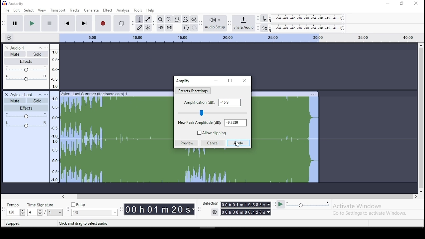 This screenshot has height=239, width=425. What do you see at coordinates (215, 81) in the screenshot?
I see `minimize` at bounding box center [215, 81].